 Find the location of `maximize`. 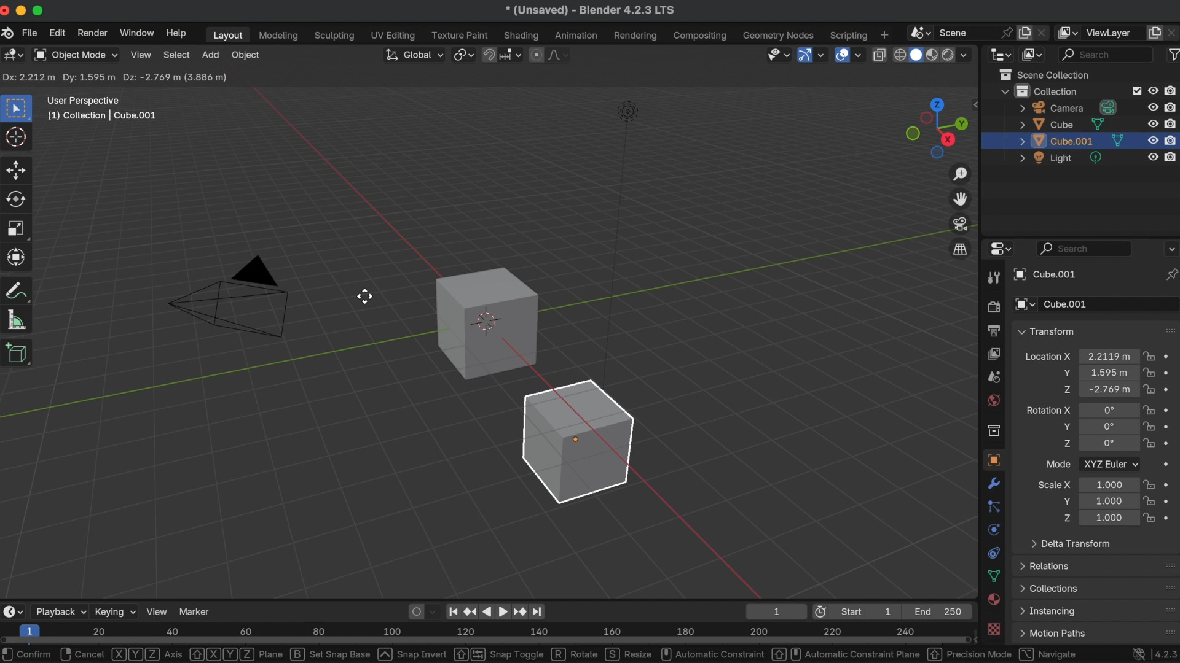

maximize is located at coordinates (40, 10).